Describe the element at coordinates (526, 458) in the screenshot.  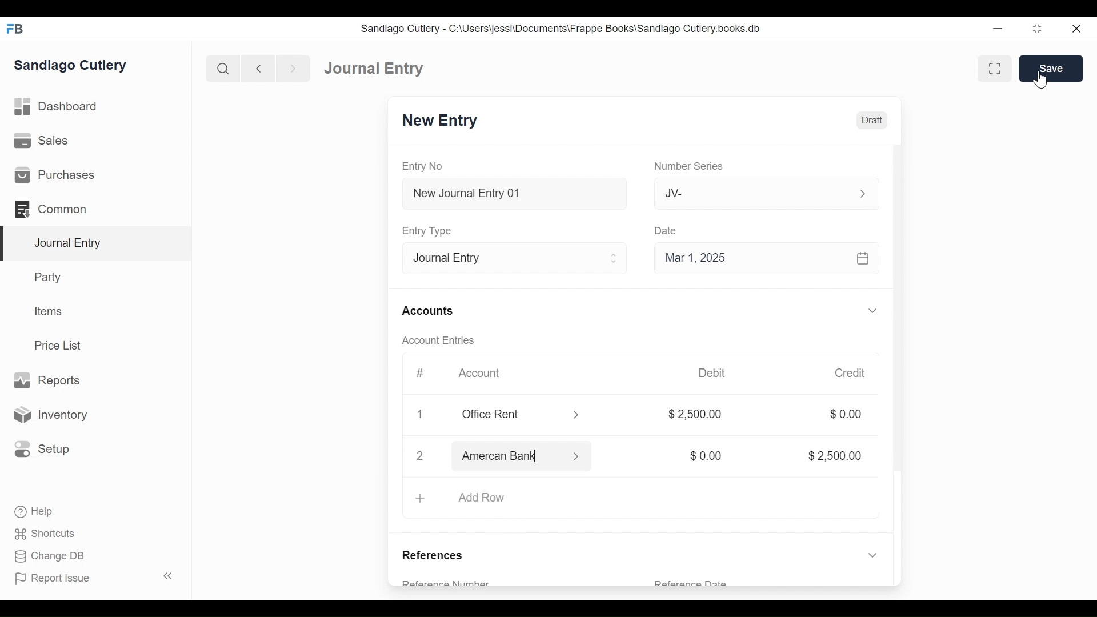
I see `American Bank` at that location.